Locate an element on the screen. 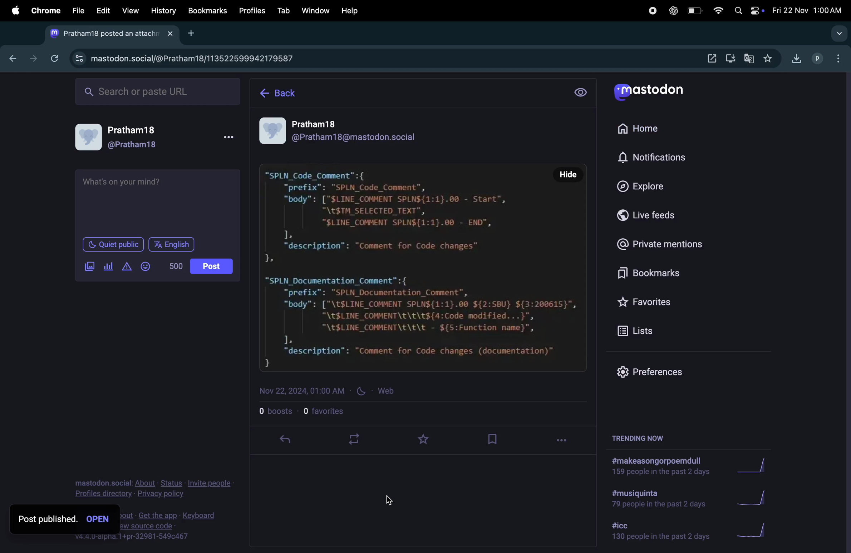  favourites is located at coordinates (429, 441).